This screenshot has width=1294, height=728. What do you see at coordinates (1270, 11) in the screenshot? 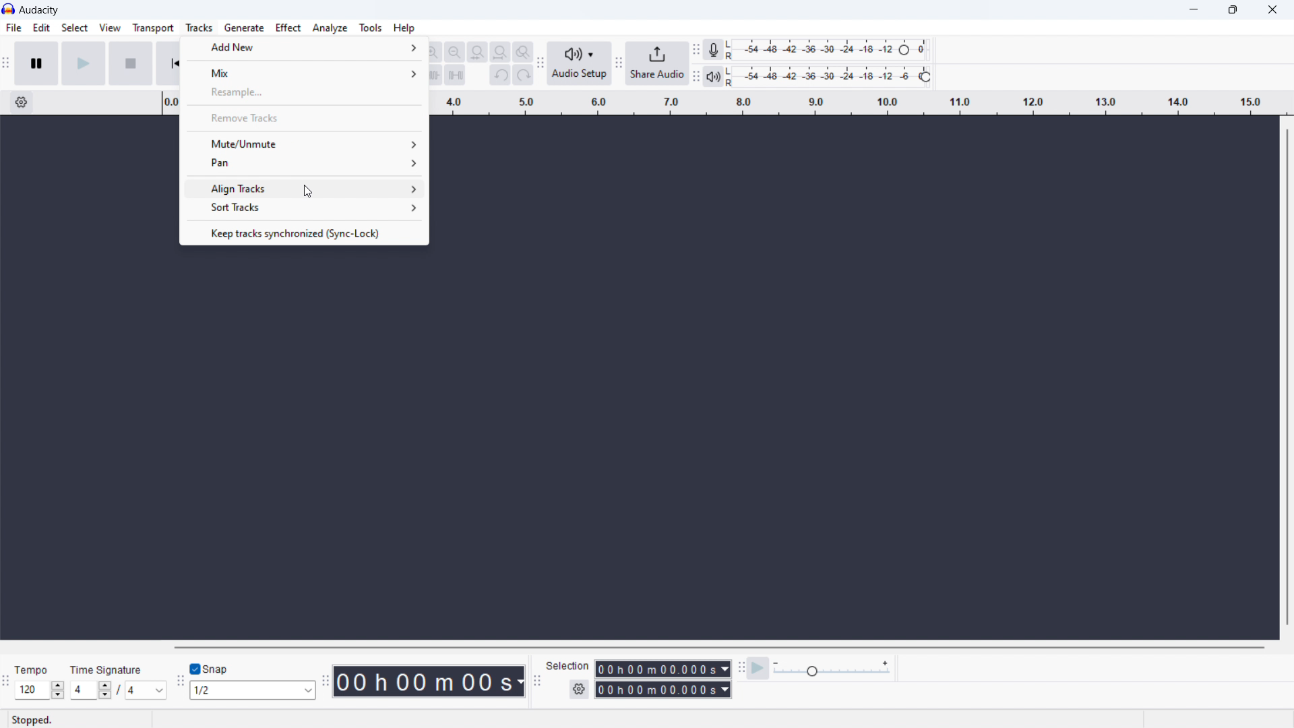
I see `close` at bounding box center [1270, 11].